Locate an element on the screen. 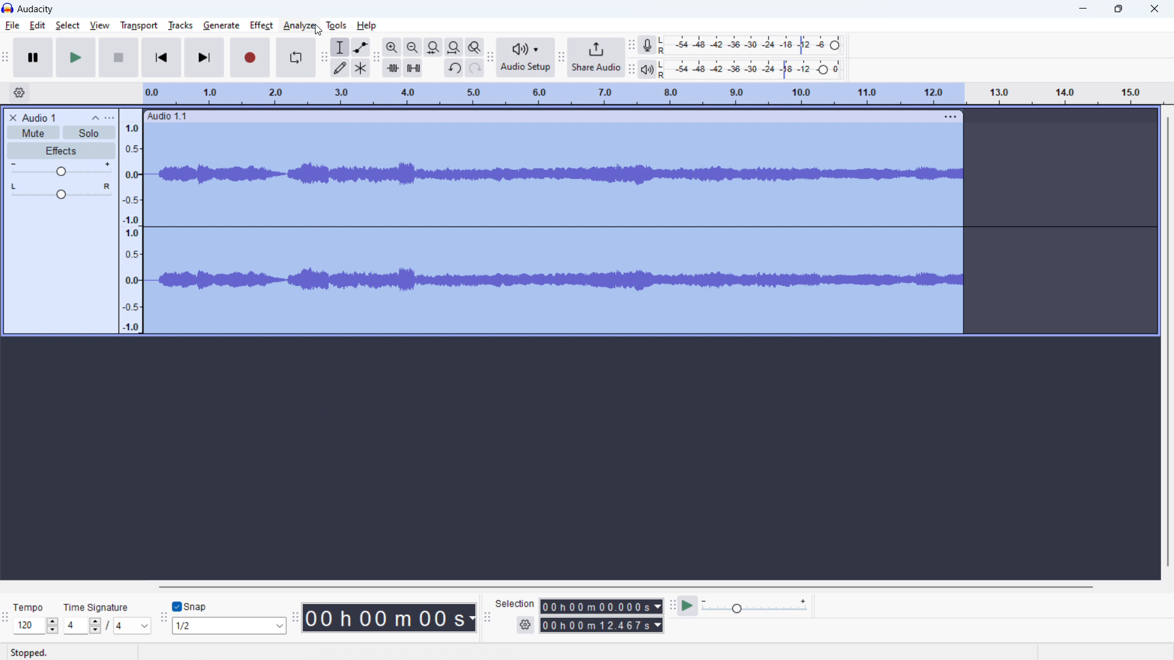 Image resolution: width=1174 pixels, height=660 pixels. toggle snap is located at coordinates (191, 607).